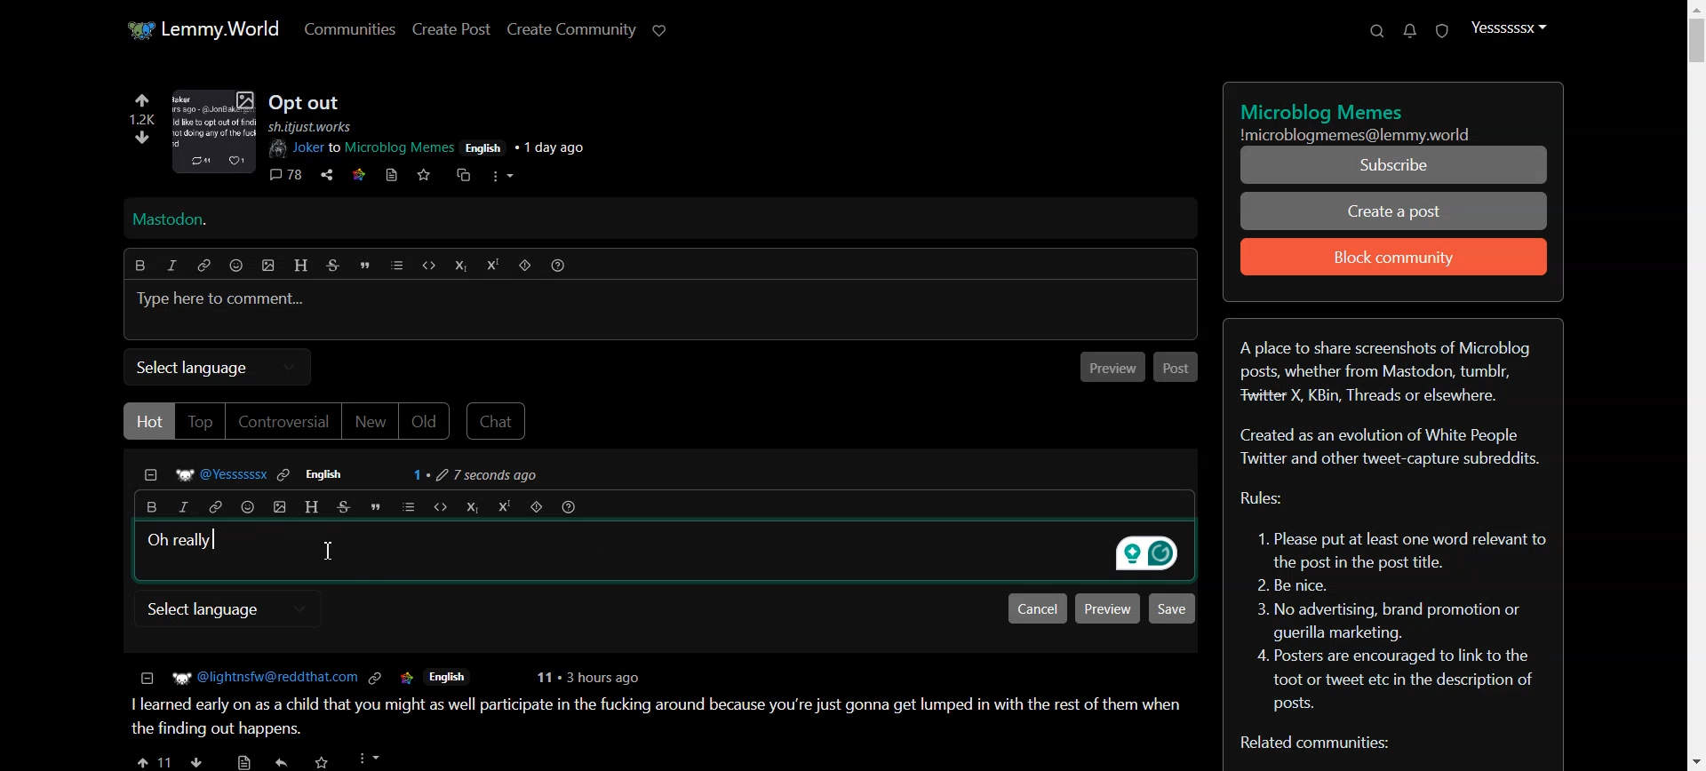 The height and width of the screenshot is (771, 1706). What do you see at coordinates (437, 507) in the screenshot?
I see `Code` at bounding box center [437, 507].